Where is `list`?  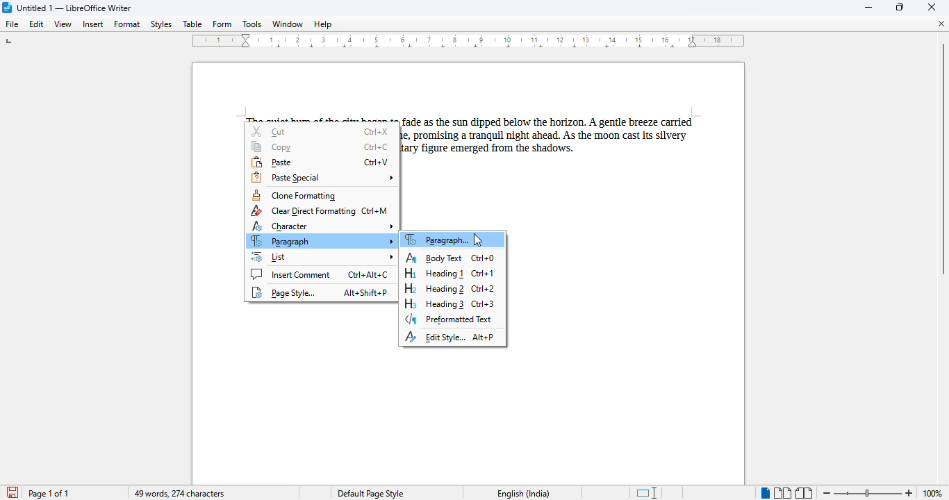 list is located at coordinates (322, 256).